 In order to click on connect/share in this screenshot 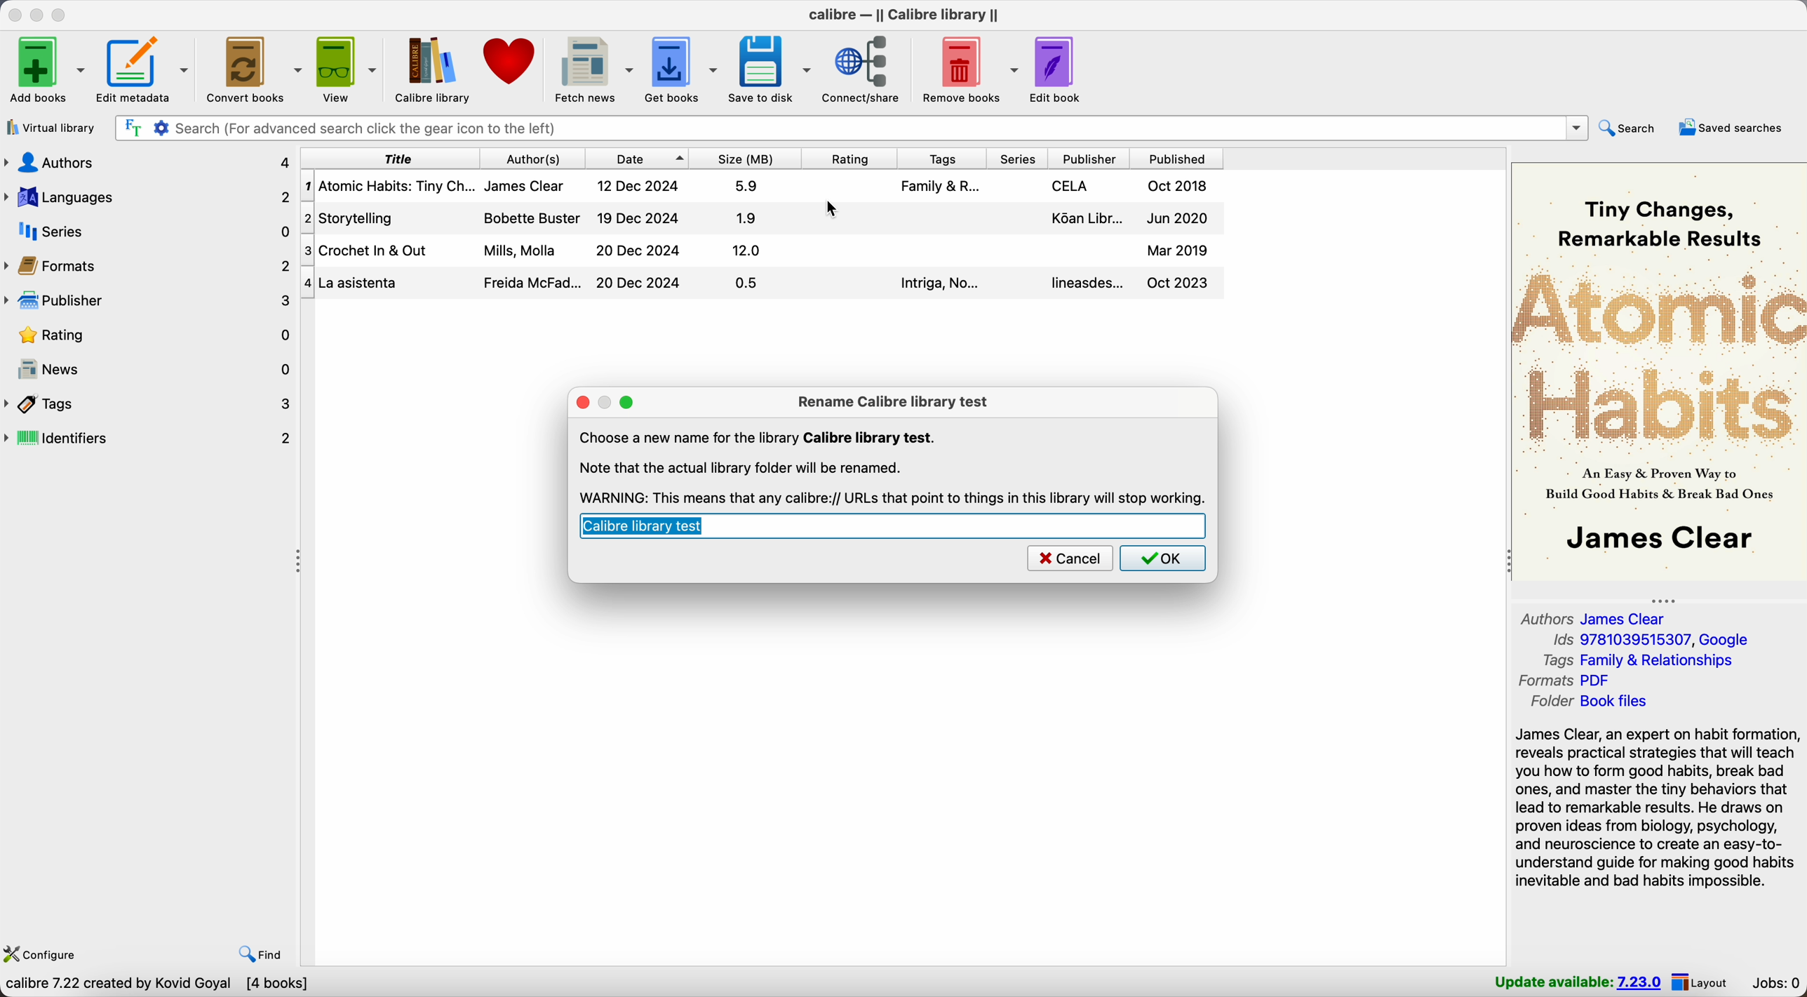, I will do `click(867, 70)`.